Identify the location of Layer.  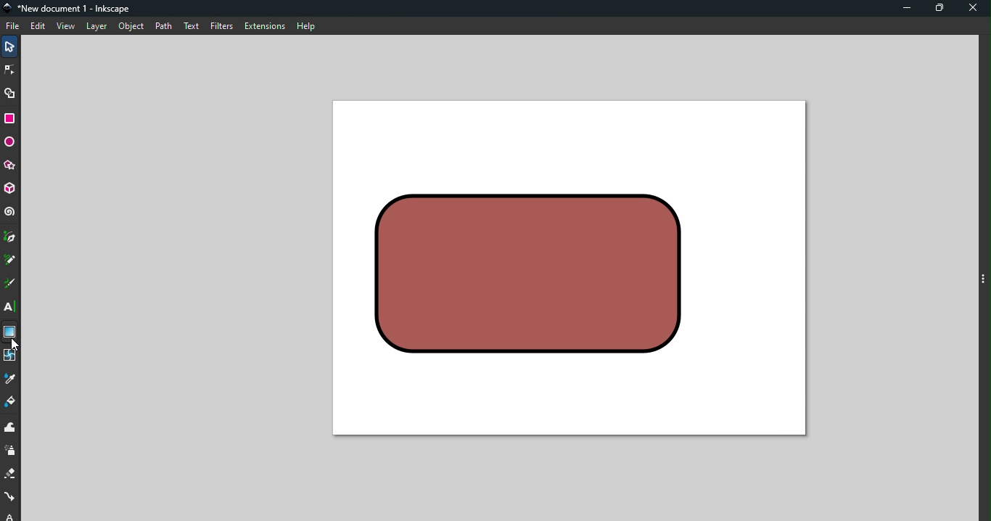
(96, 27).